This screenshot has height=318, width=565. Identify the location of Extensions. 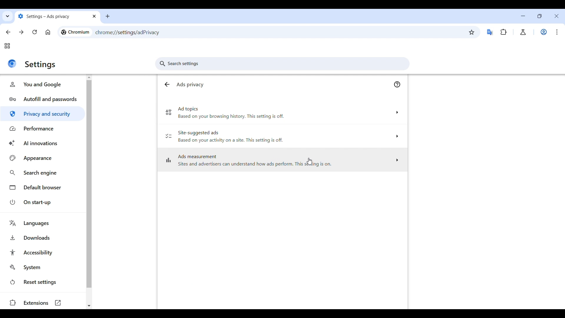
(503, 32).